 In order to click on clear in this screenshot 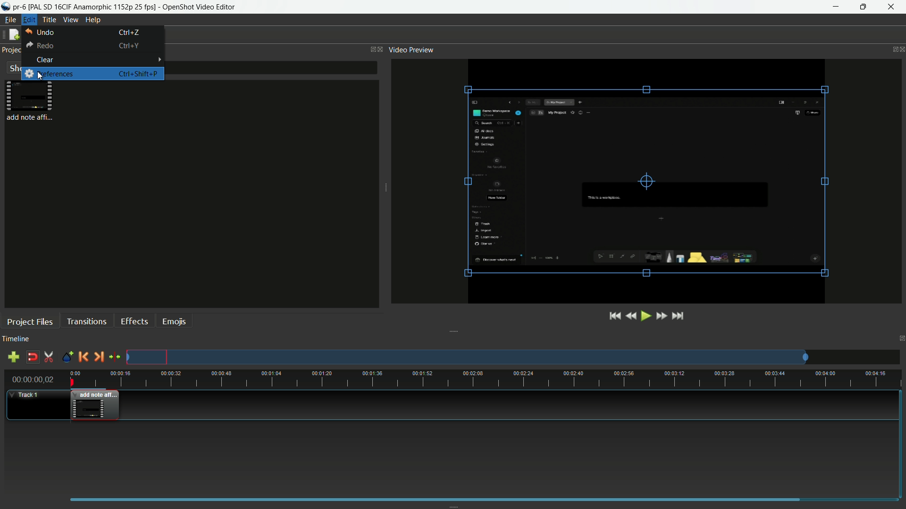, I will do `click(44, 60)`.